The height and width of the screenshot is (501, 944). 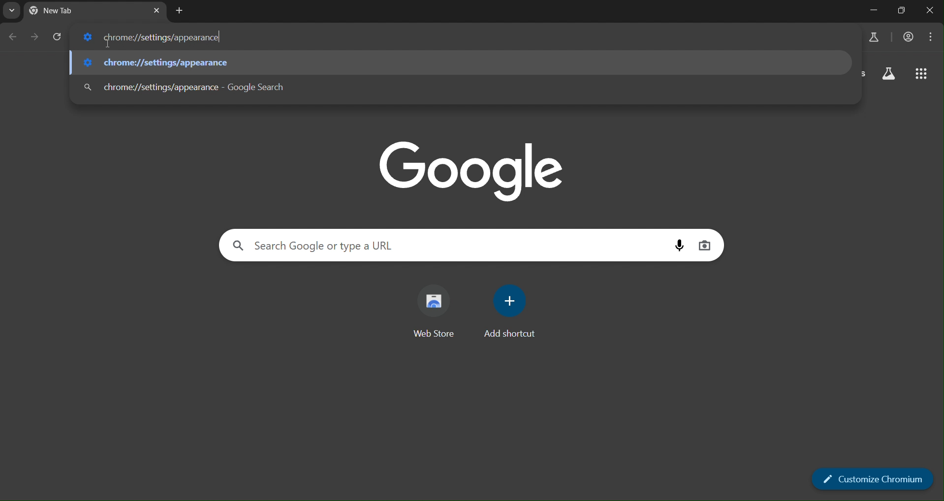 What do you see at coordinates (59, 37) in the screenshot?
I see `reload page` at bounding box center [59, 37].